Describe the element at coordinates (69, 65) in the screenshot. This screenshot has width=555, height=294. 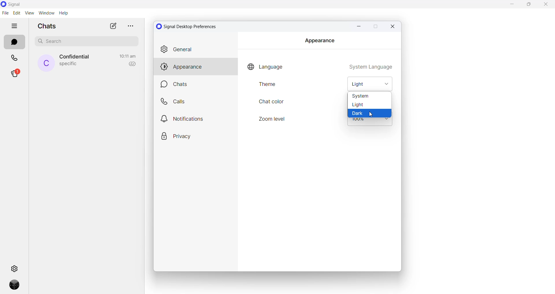
I see `last message` at that location.